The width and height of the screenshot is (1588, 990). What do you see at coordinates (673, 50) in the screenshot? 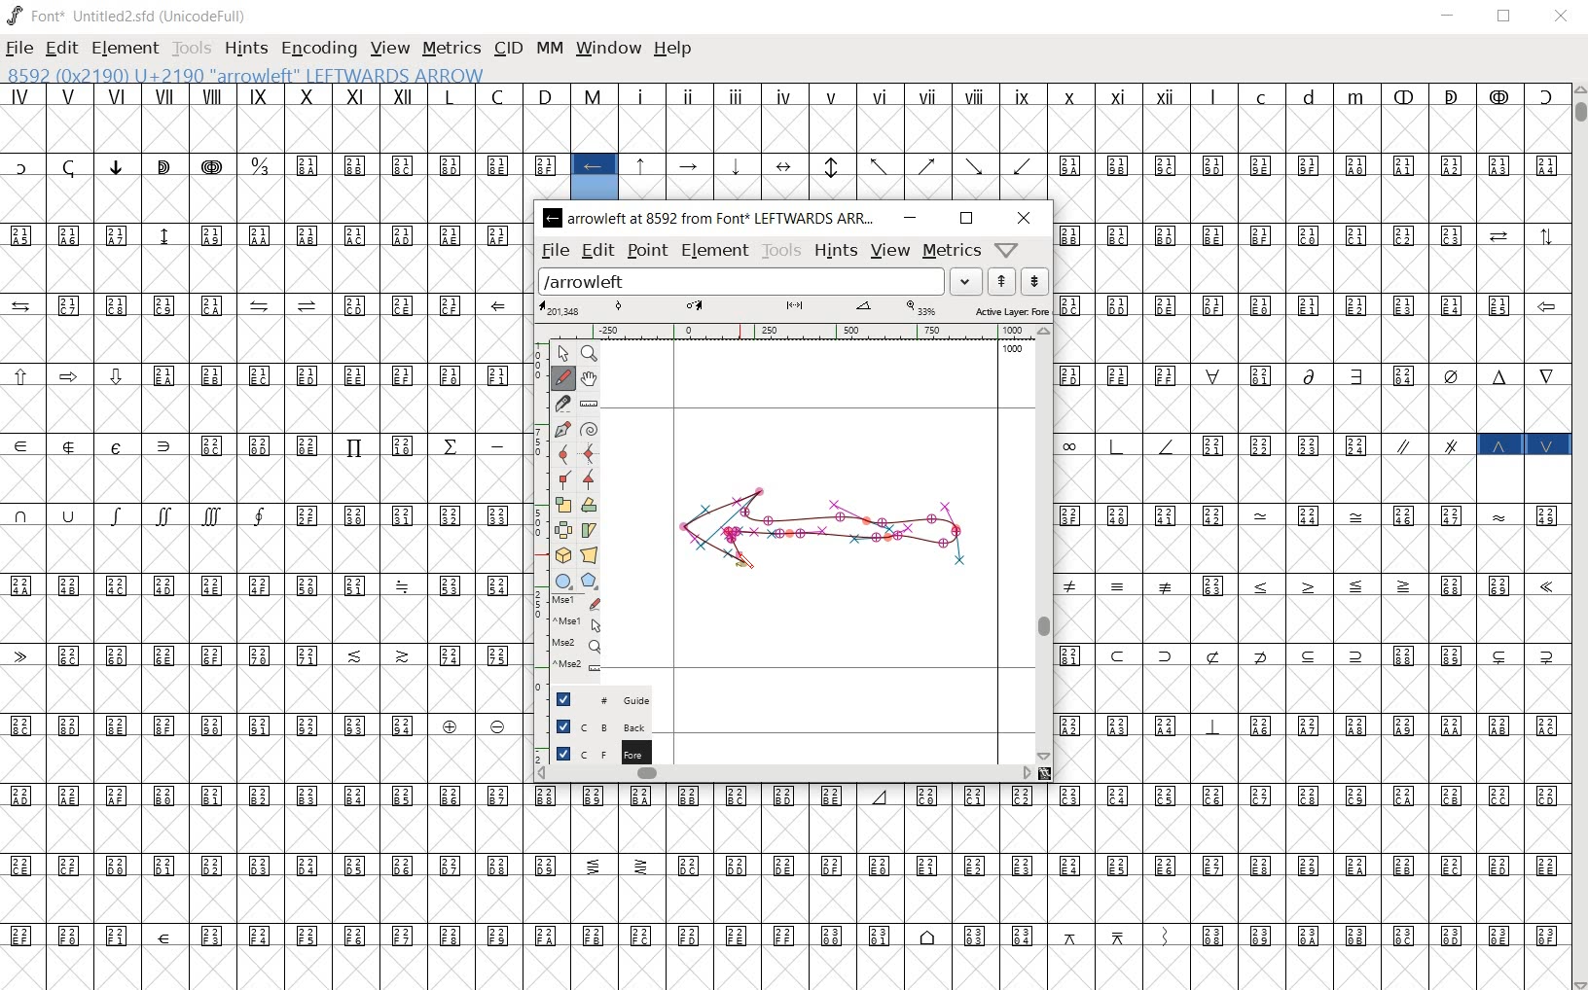
I see `help` at bounding box center [673, 50].